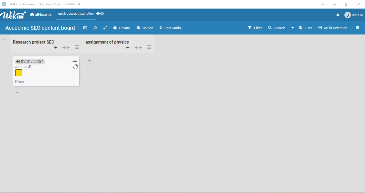 The width and height of the screenshot is (365, 193). I want to click on show desktop drag handle, so click(101, 14).